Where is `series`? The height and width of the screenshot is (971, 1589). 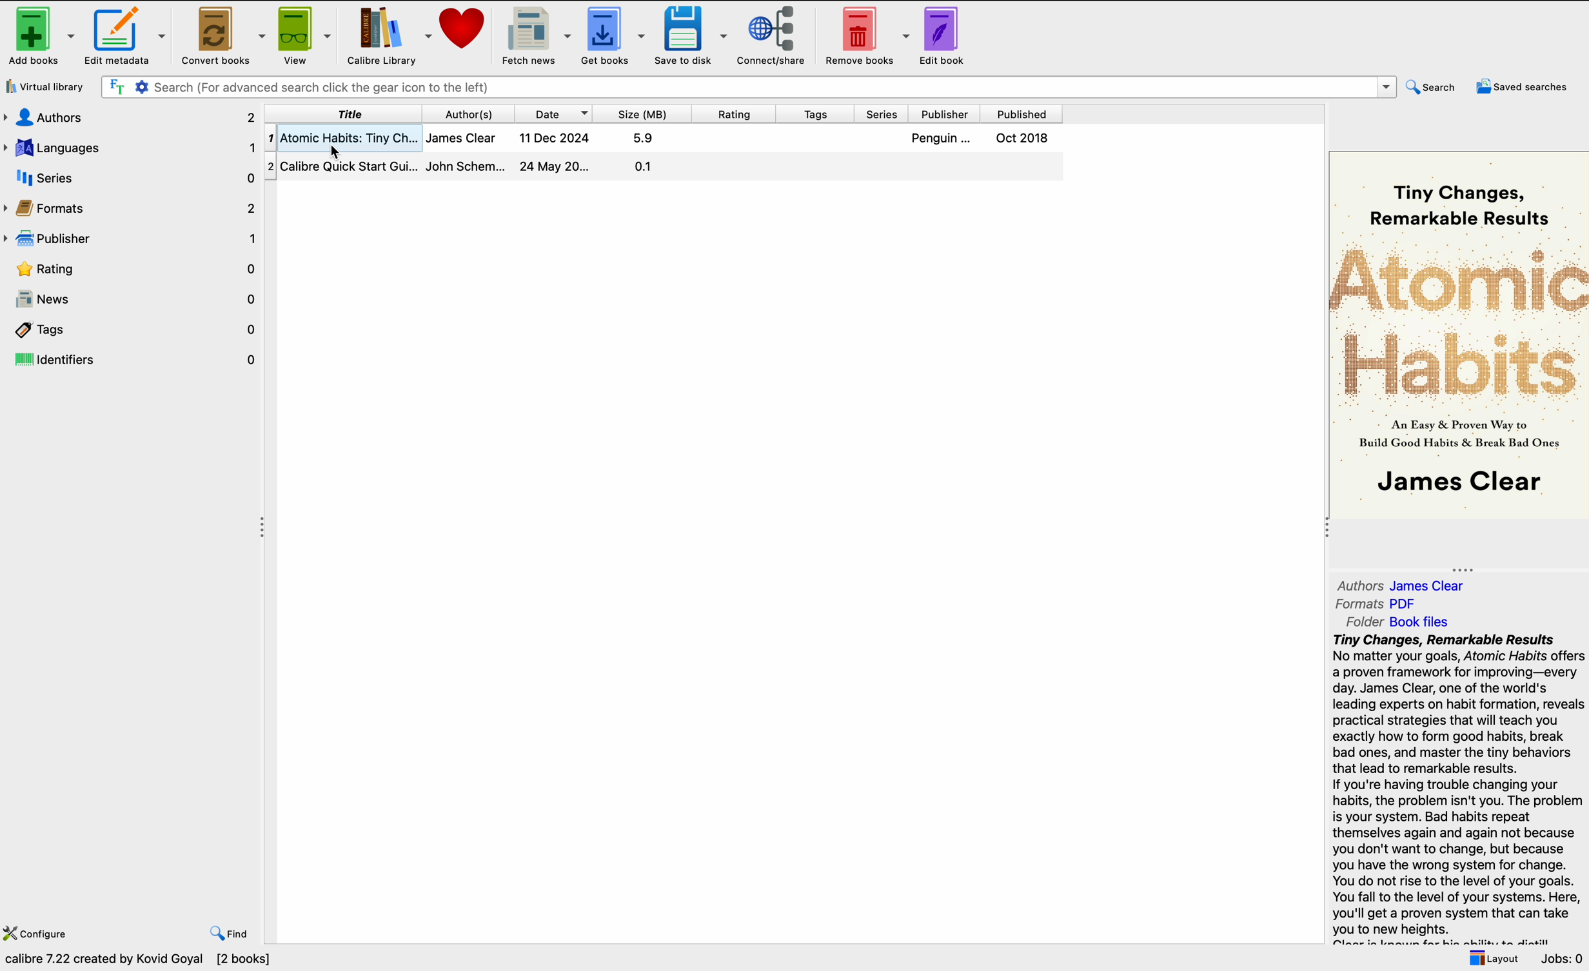
series is located at coordinates (132, 177).